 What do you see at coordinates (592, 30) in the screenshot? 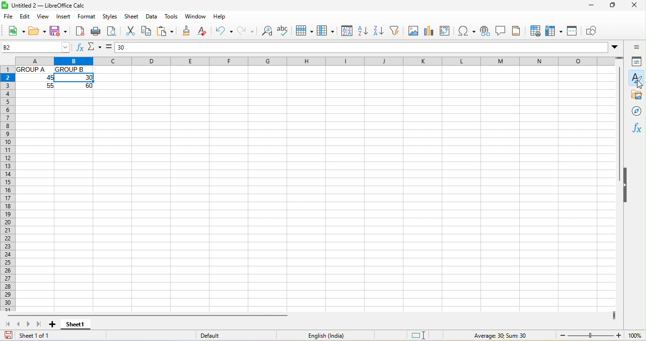
I see `show draw function` at bounding box center [592, 30].